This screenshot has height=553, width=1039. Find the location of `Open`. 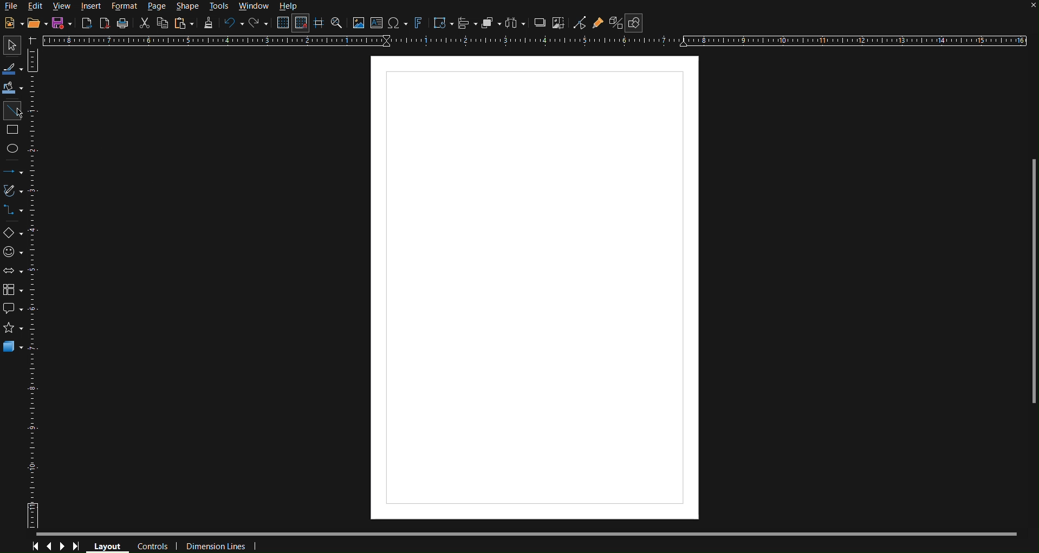

Open is located at coordinates (35, 23).